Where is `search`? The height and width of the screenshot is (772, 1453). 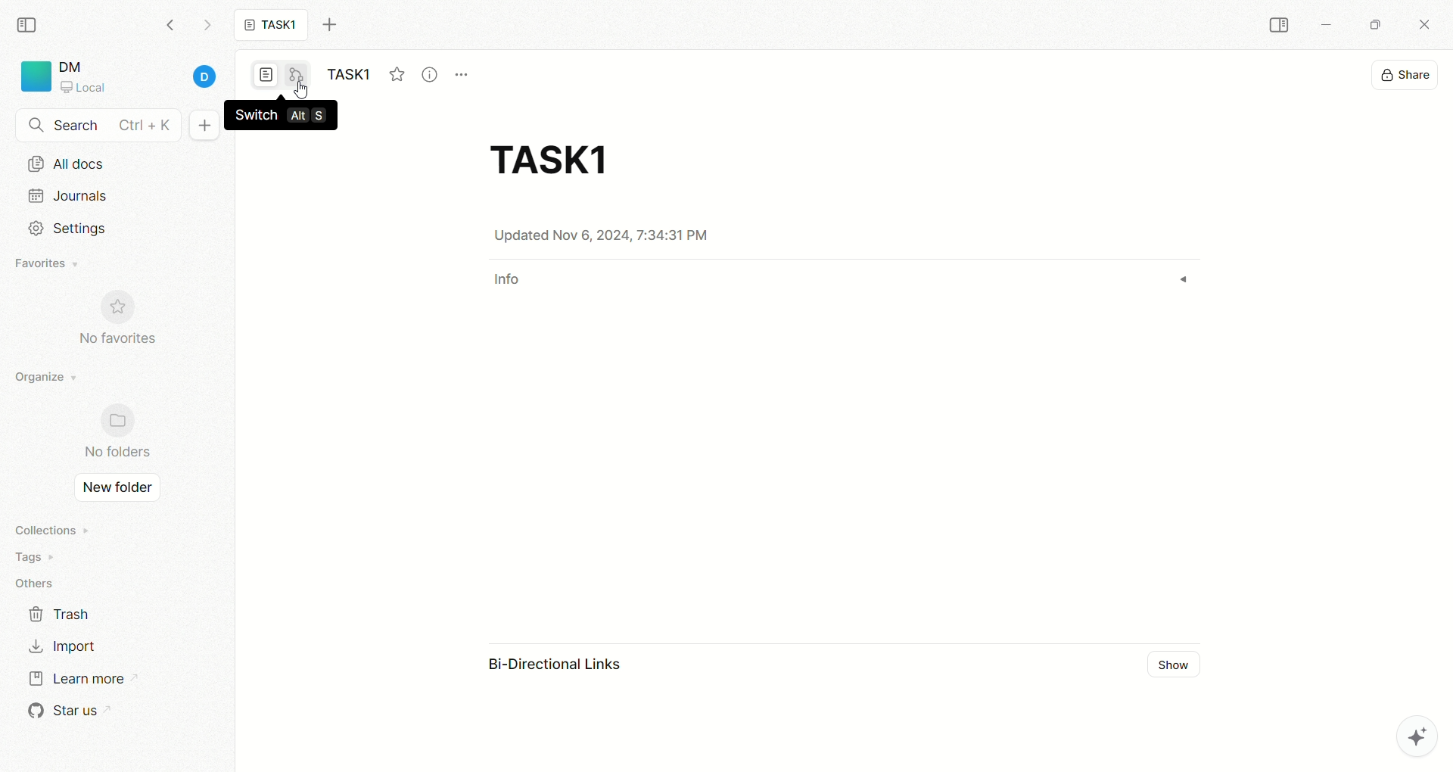 search is located at coordinates (98, 126).